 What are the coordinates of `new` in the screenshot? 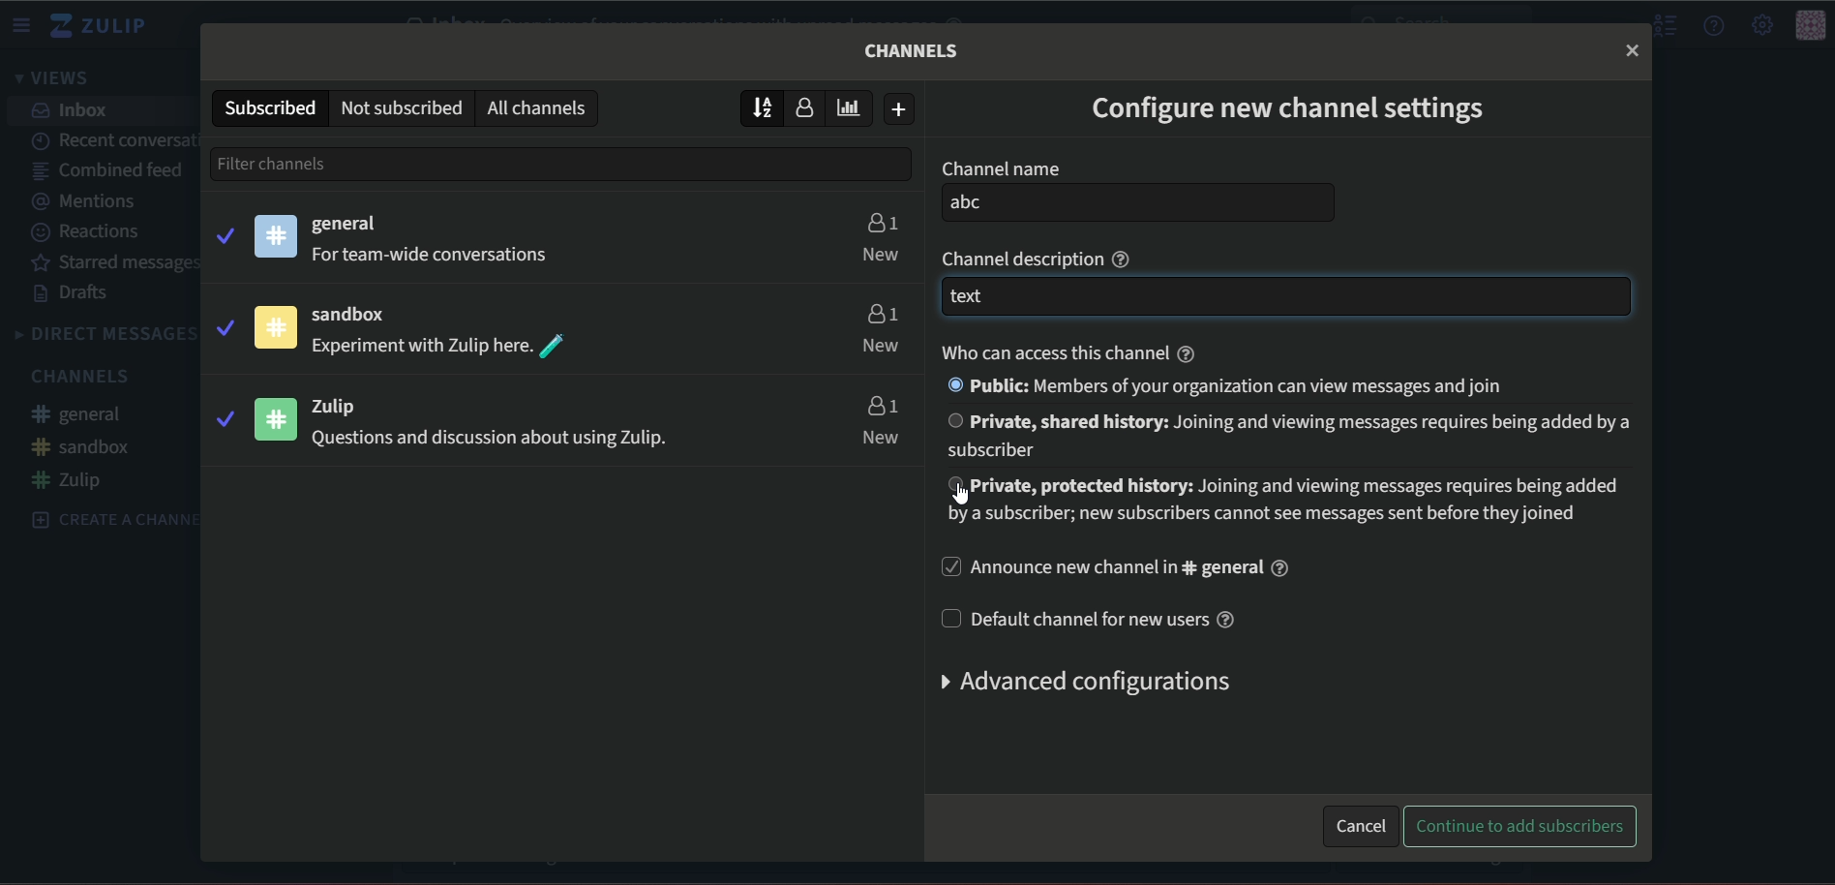 It's located at (881, 254).